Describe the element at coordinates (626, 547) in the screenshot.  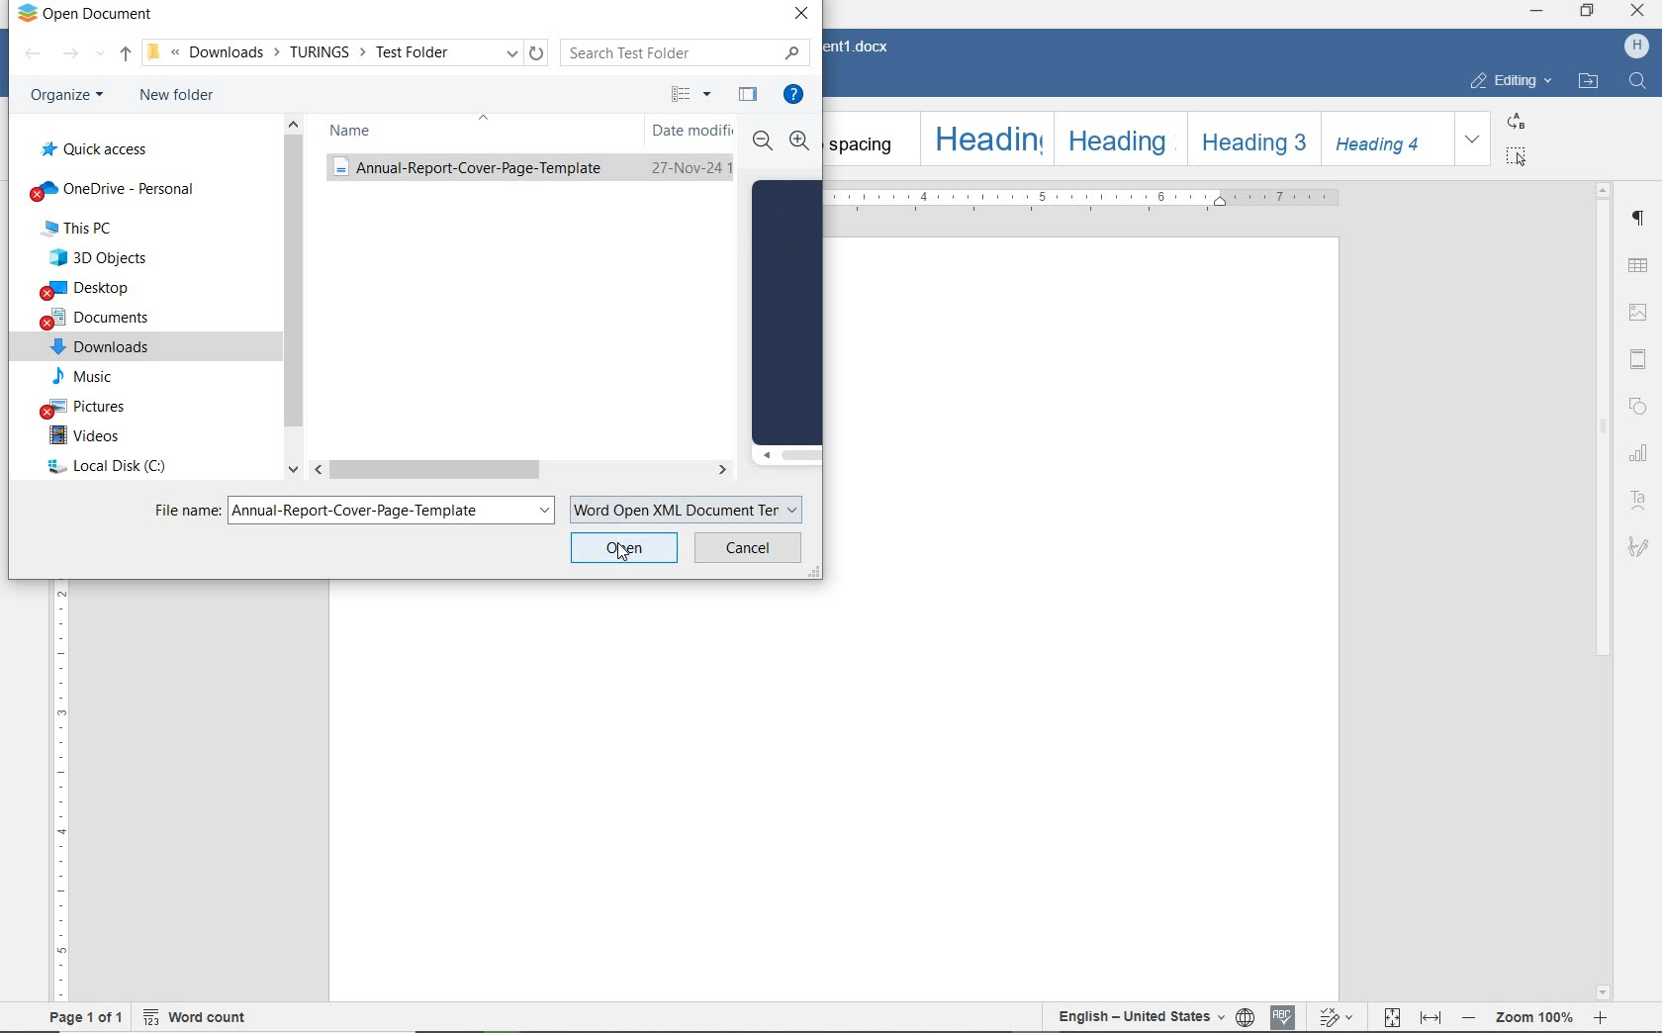
I see `OPEN` at that location.